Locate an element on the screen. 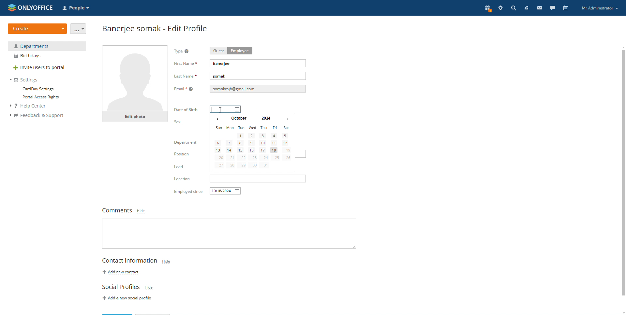  Last Name * is located at coordinates (185, 77).